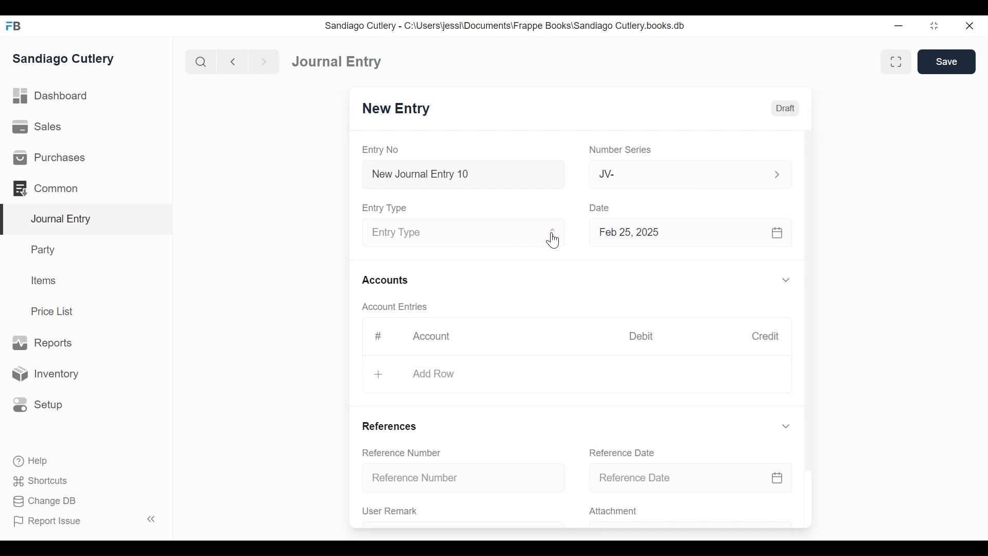 The height and width of the screenshot is (556, 988). I want to click on Entry No, so click(383, 149).